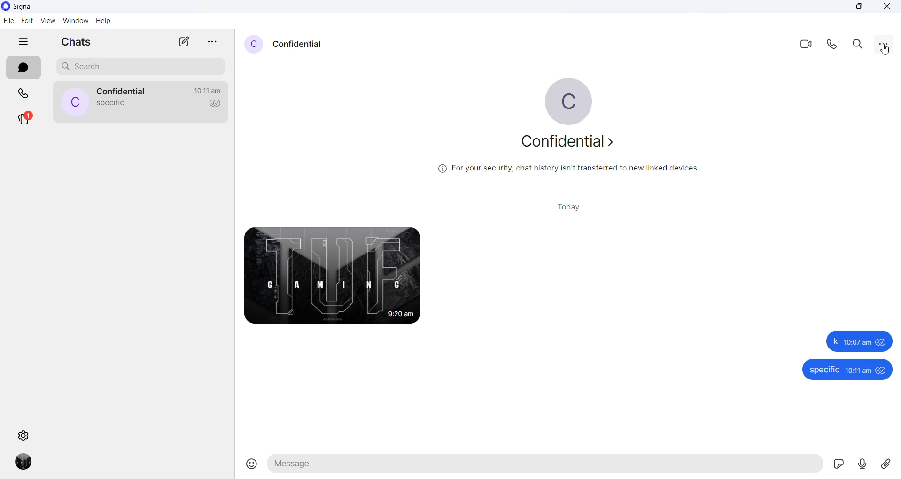  What do you see at coordinates (211, 43) in the screenshot?
I see `more options` at bounding box center [211, 43].